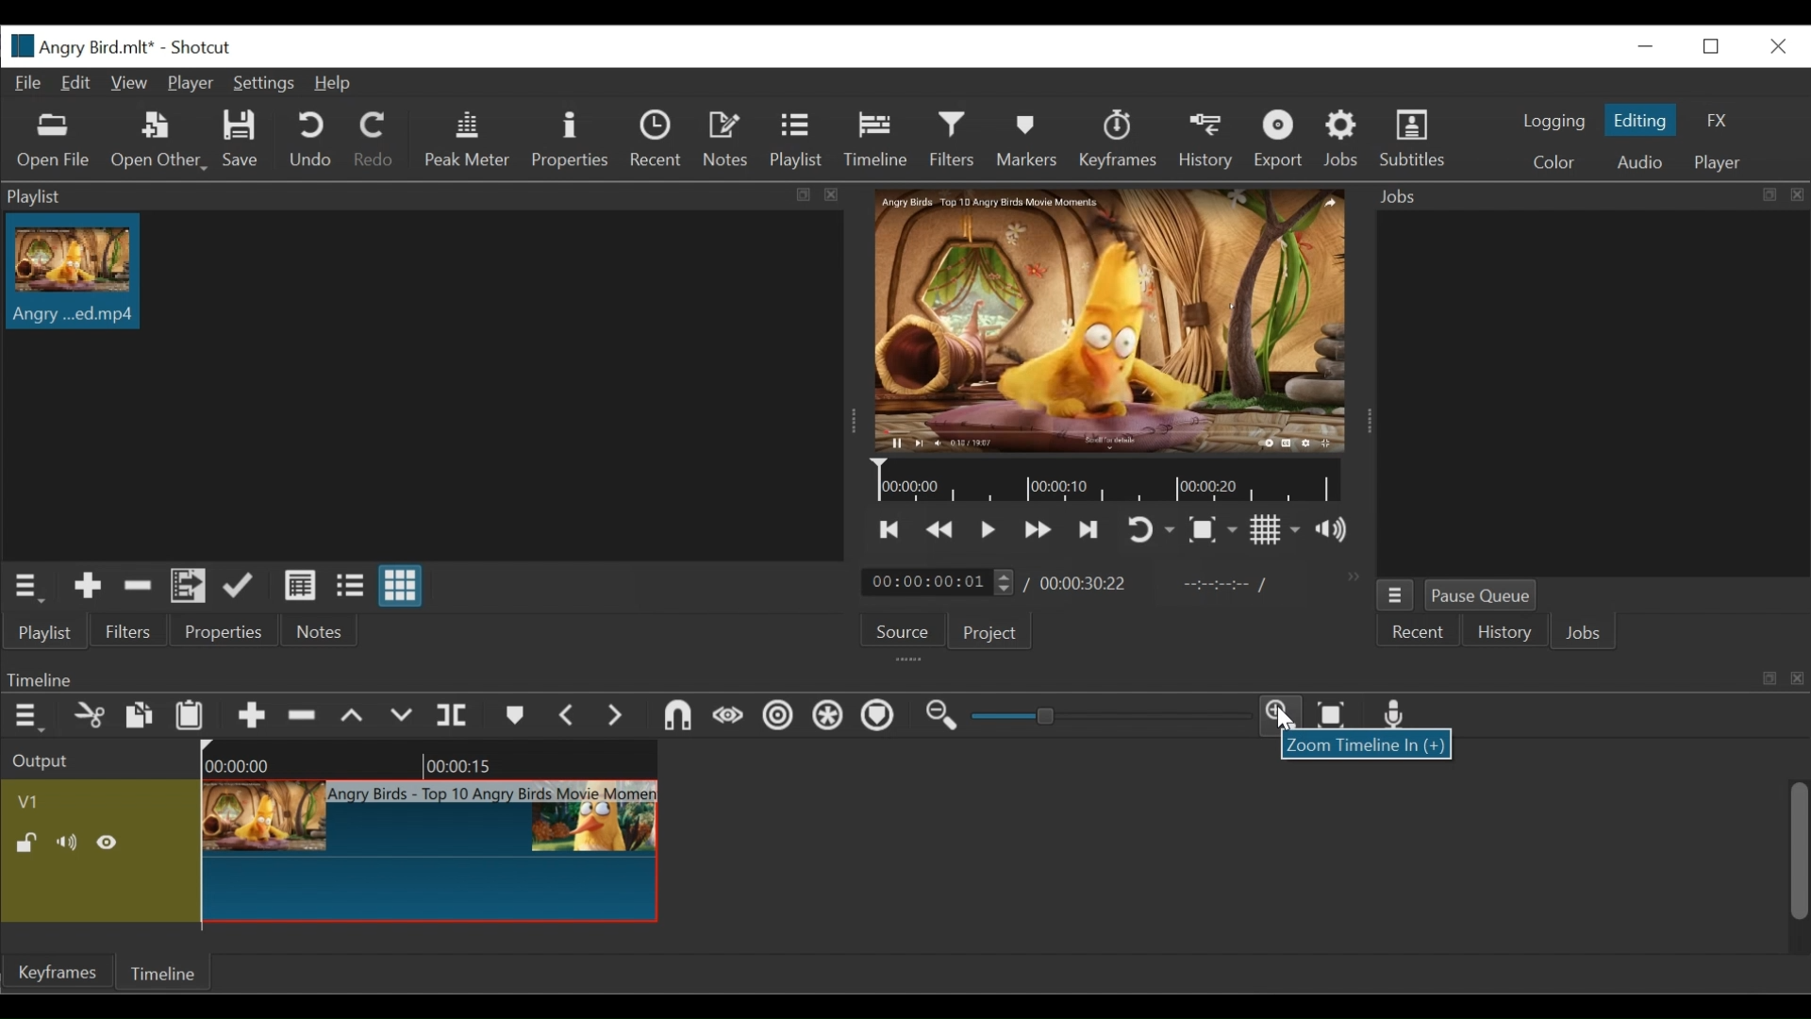 Image resolution: width=1811 pixels, height=1019 pixels. I want to click on Jobs, so click(1584, 630).